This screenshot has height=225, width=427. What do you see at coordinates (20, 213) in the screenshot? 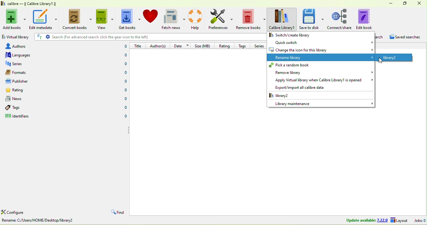
I see `configue` at bounding box center [20, 213].